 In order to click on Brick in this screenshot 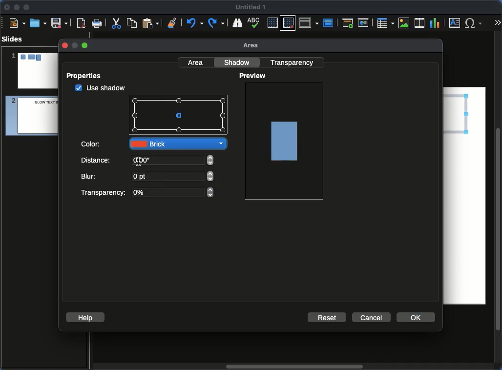, I will do `click(178, 144)`.